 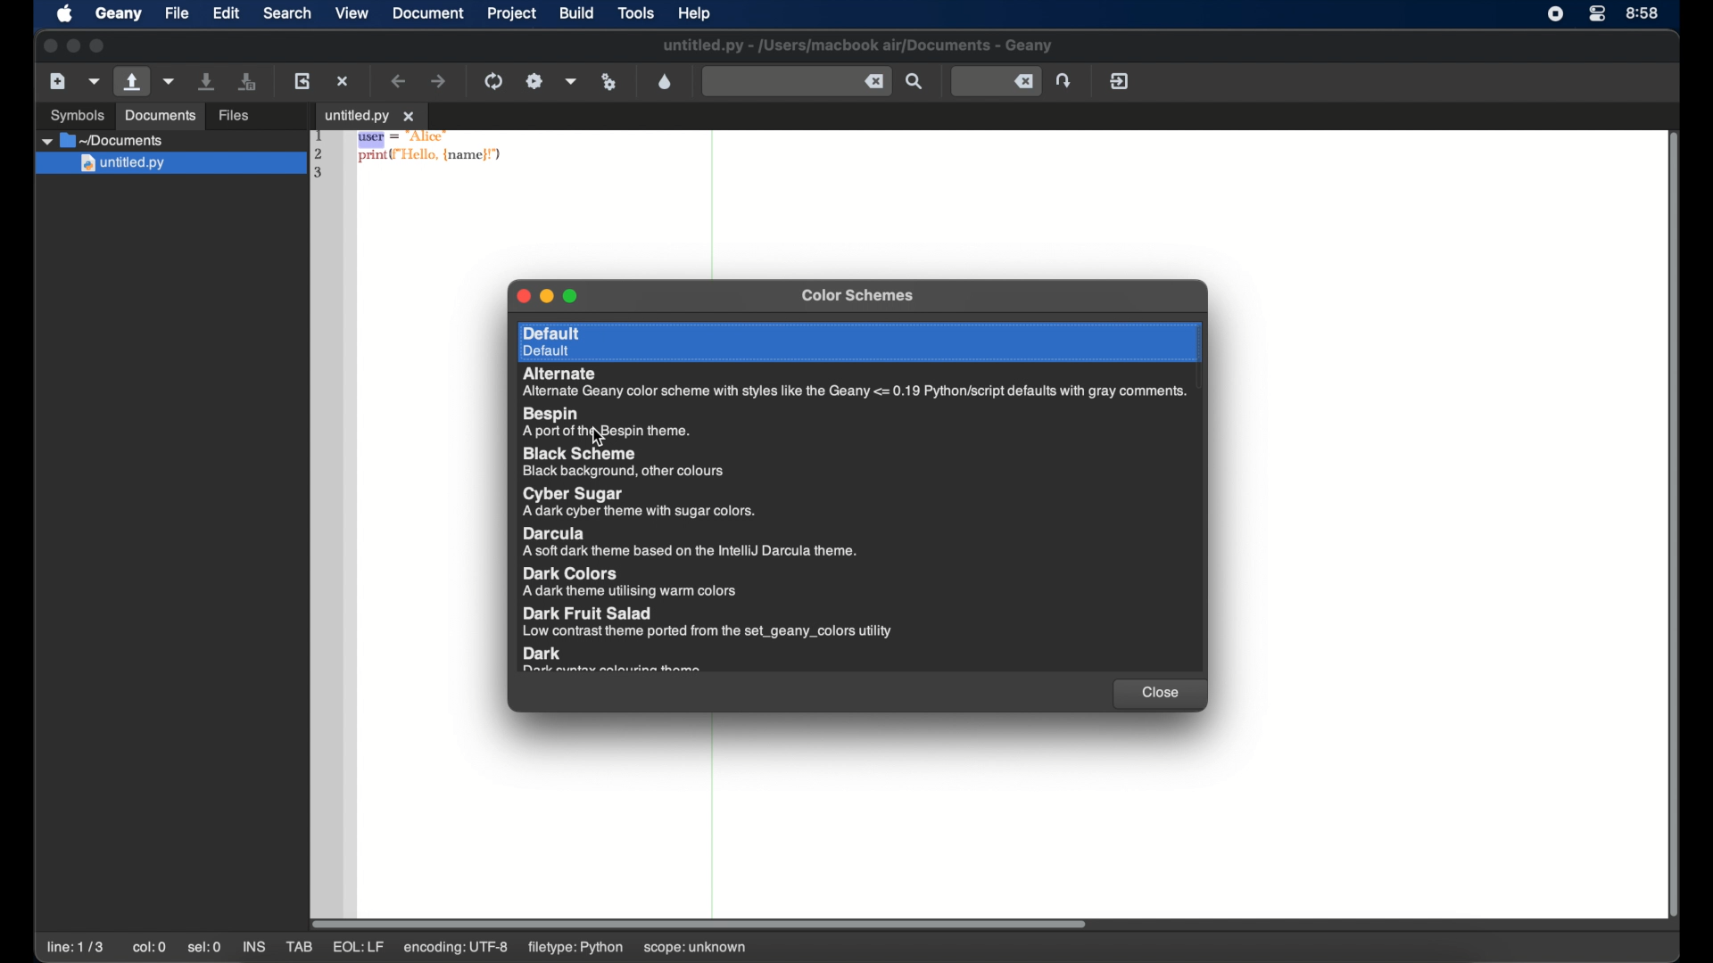 I want to click on files, so click(x=236, y=116).